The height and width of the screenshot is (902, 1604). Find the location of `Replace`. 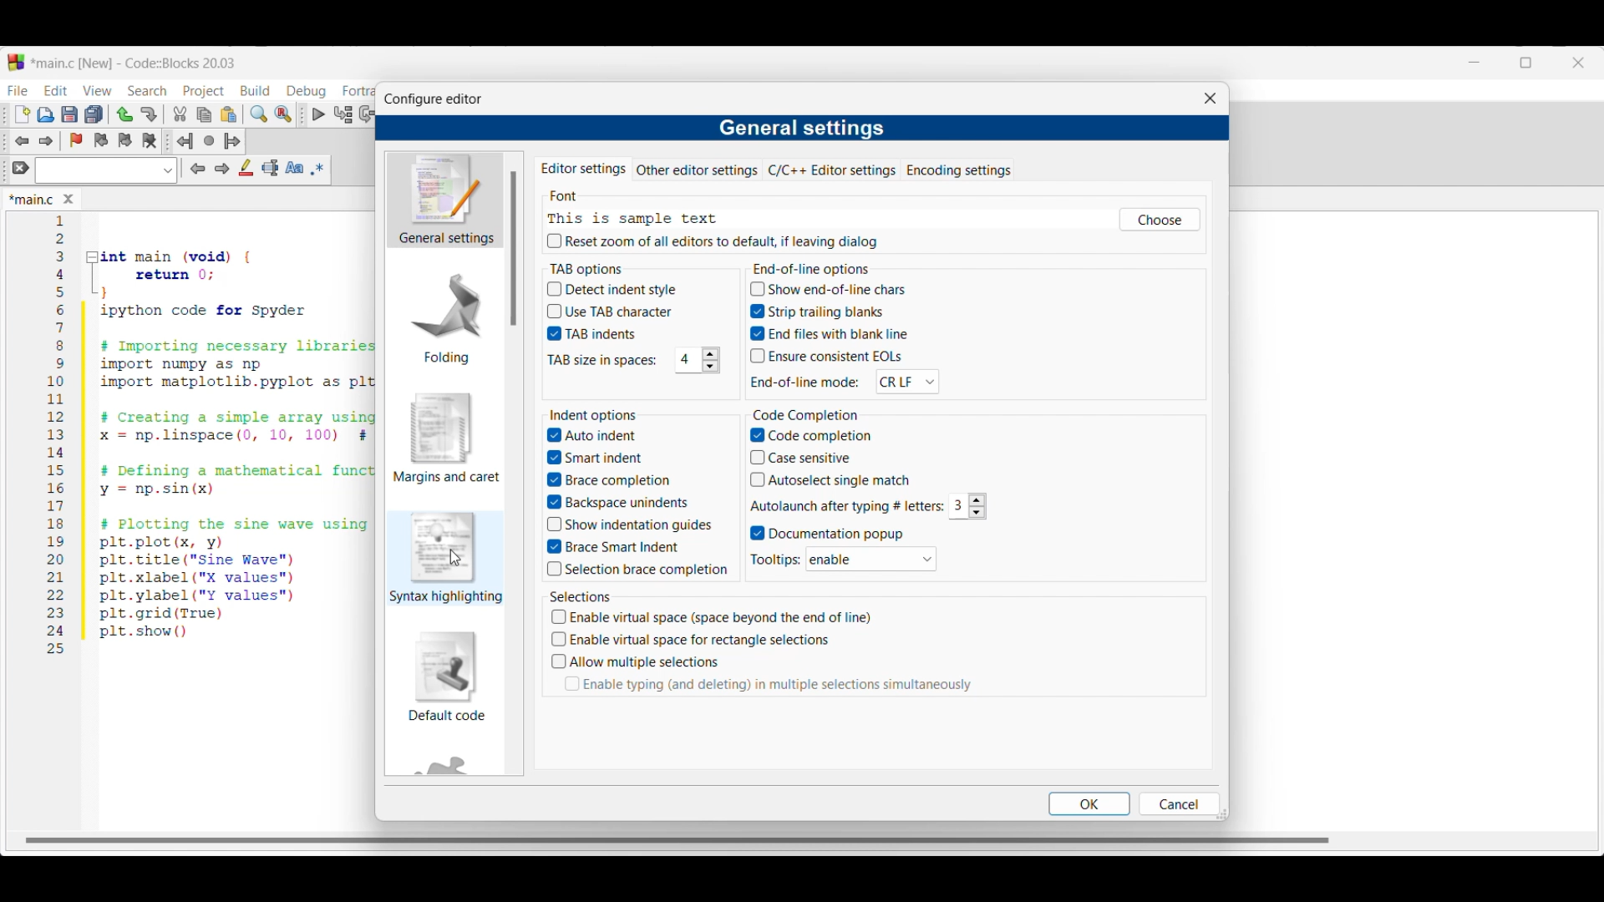

Replace is located at coordinates (283, 114).